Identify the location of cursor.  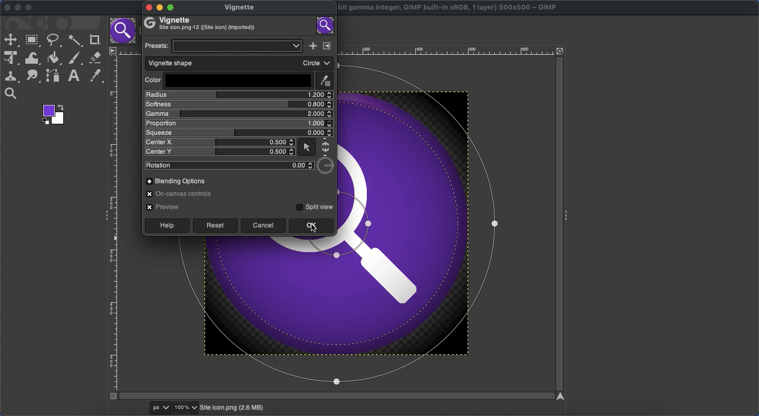
(315, 227).